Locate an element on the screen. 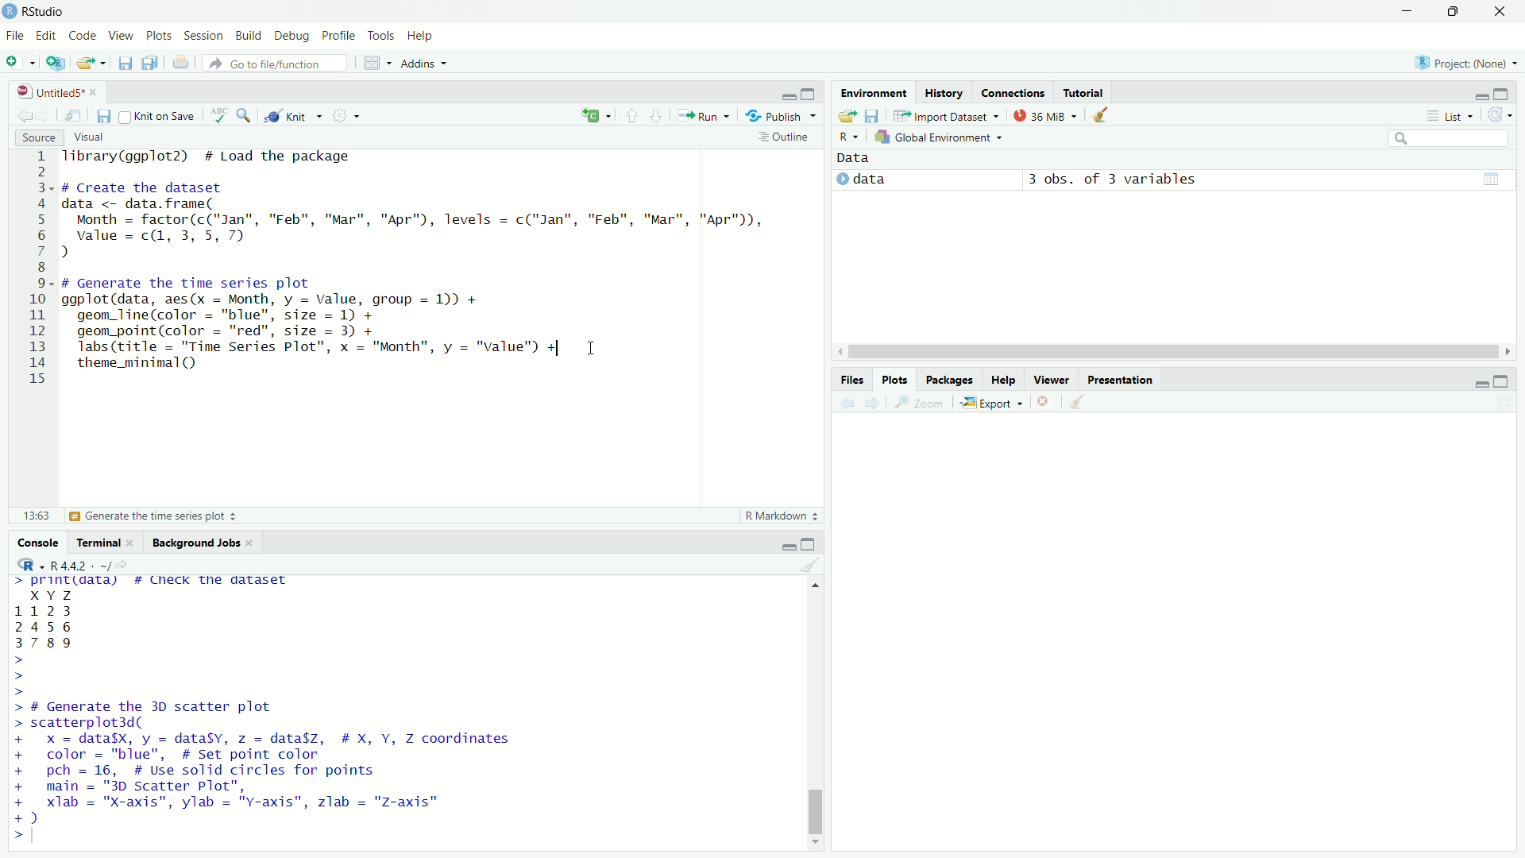  debug is located at coordinates (293, 36).